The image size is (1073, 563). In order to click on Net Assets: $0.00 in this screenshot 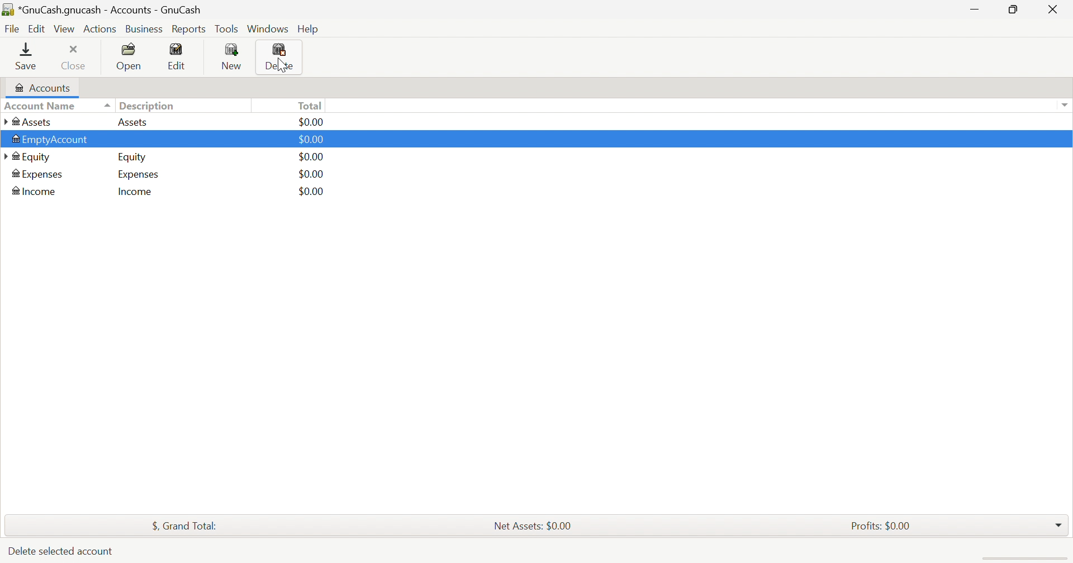, I will do `click(528, 525)`.